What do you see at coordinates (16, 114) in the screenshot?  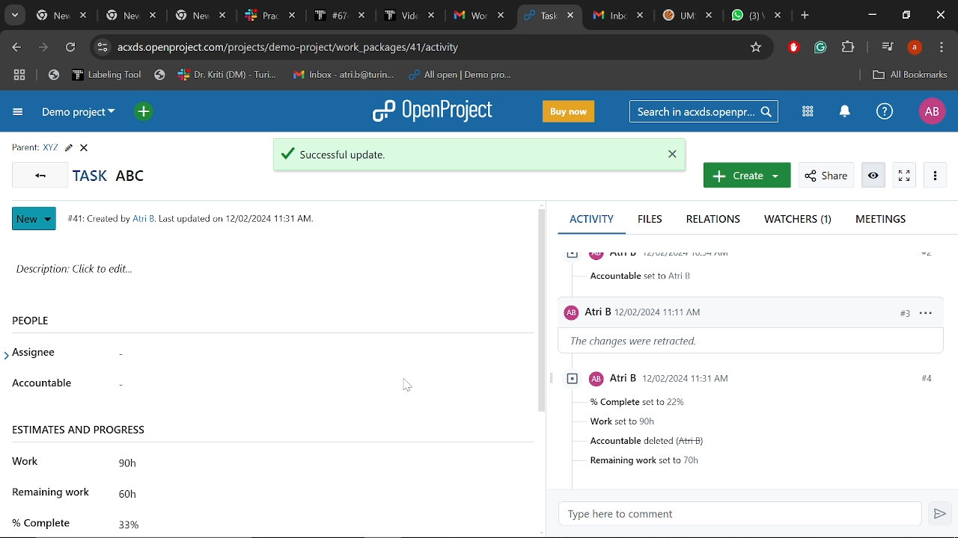 I see `Expand project menu` at bounding box center [16, 114].